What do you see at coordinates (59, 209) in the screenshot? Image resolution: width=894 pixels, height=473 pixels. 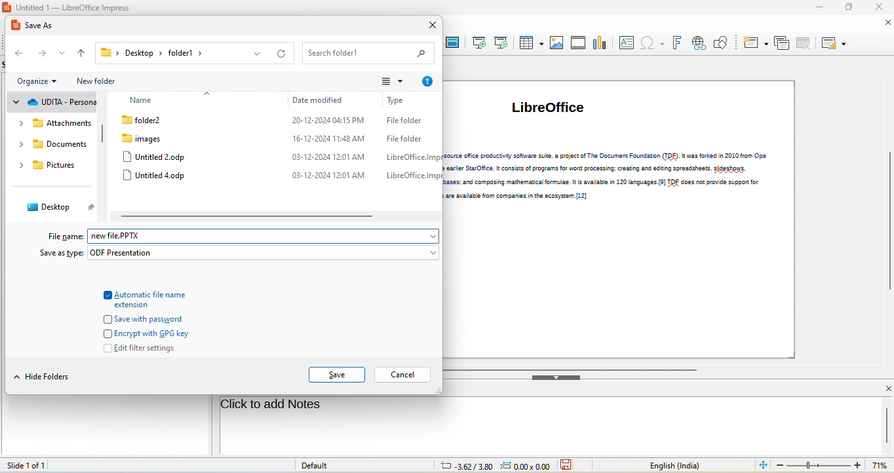 I see `desktop` at bounding box center [59, 209].